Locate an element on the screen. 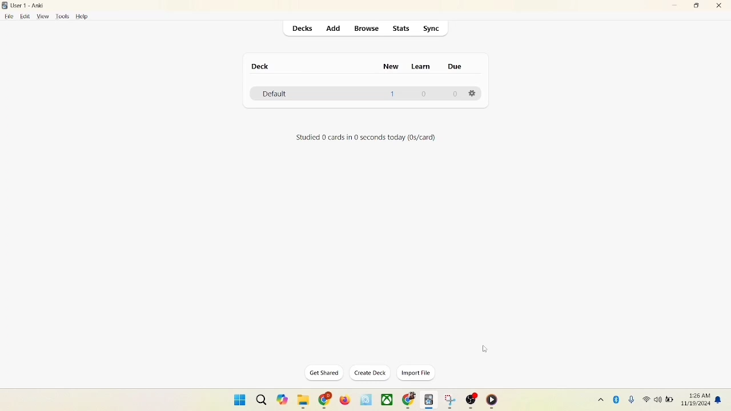 The width and height of the screenshot is (731, 411). applications is located at coordinates (387, 400).